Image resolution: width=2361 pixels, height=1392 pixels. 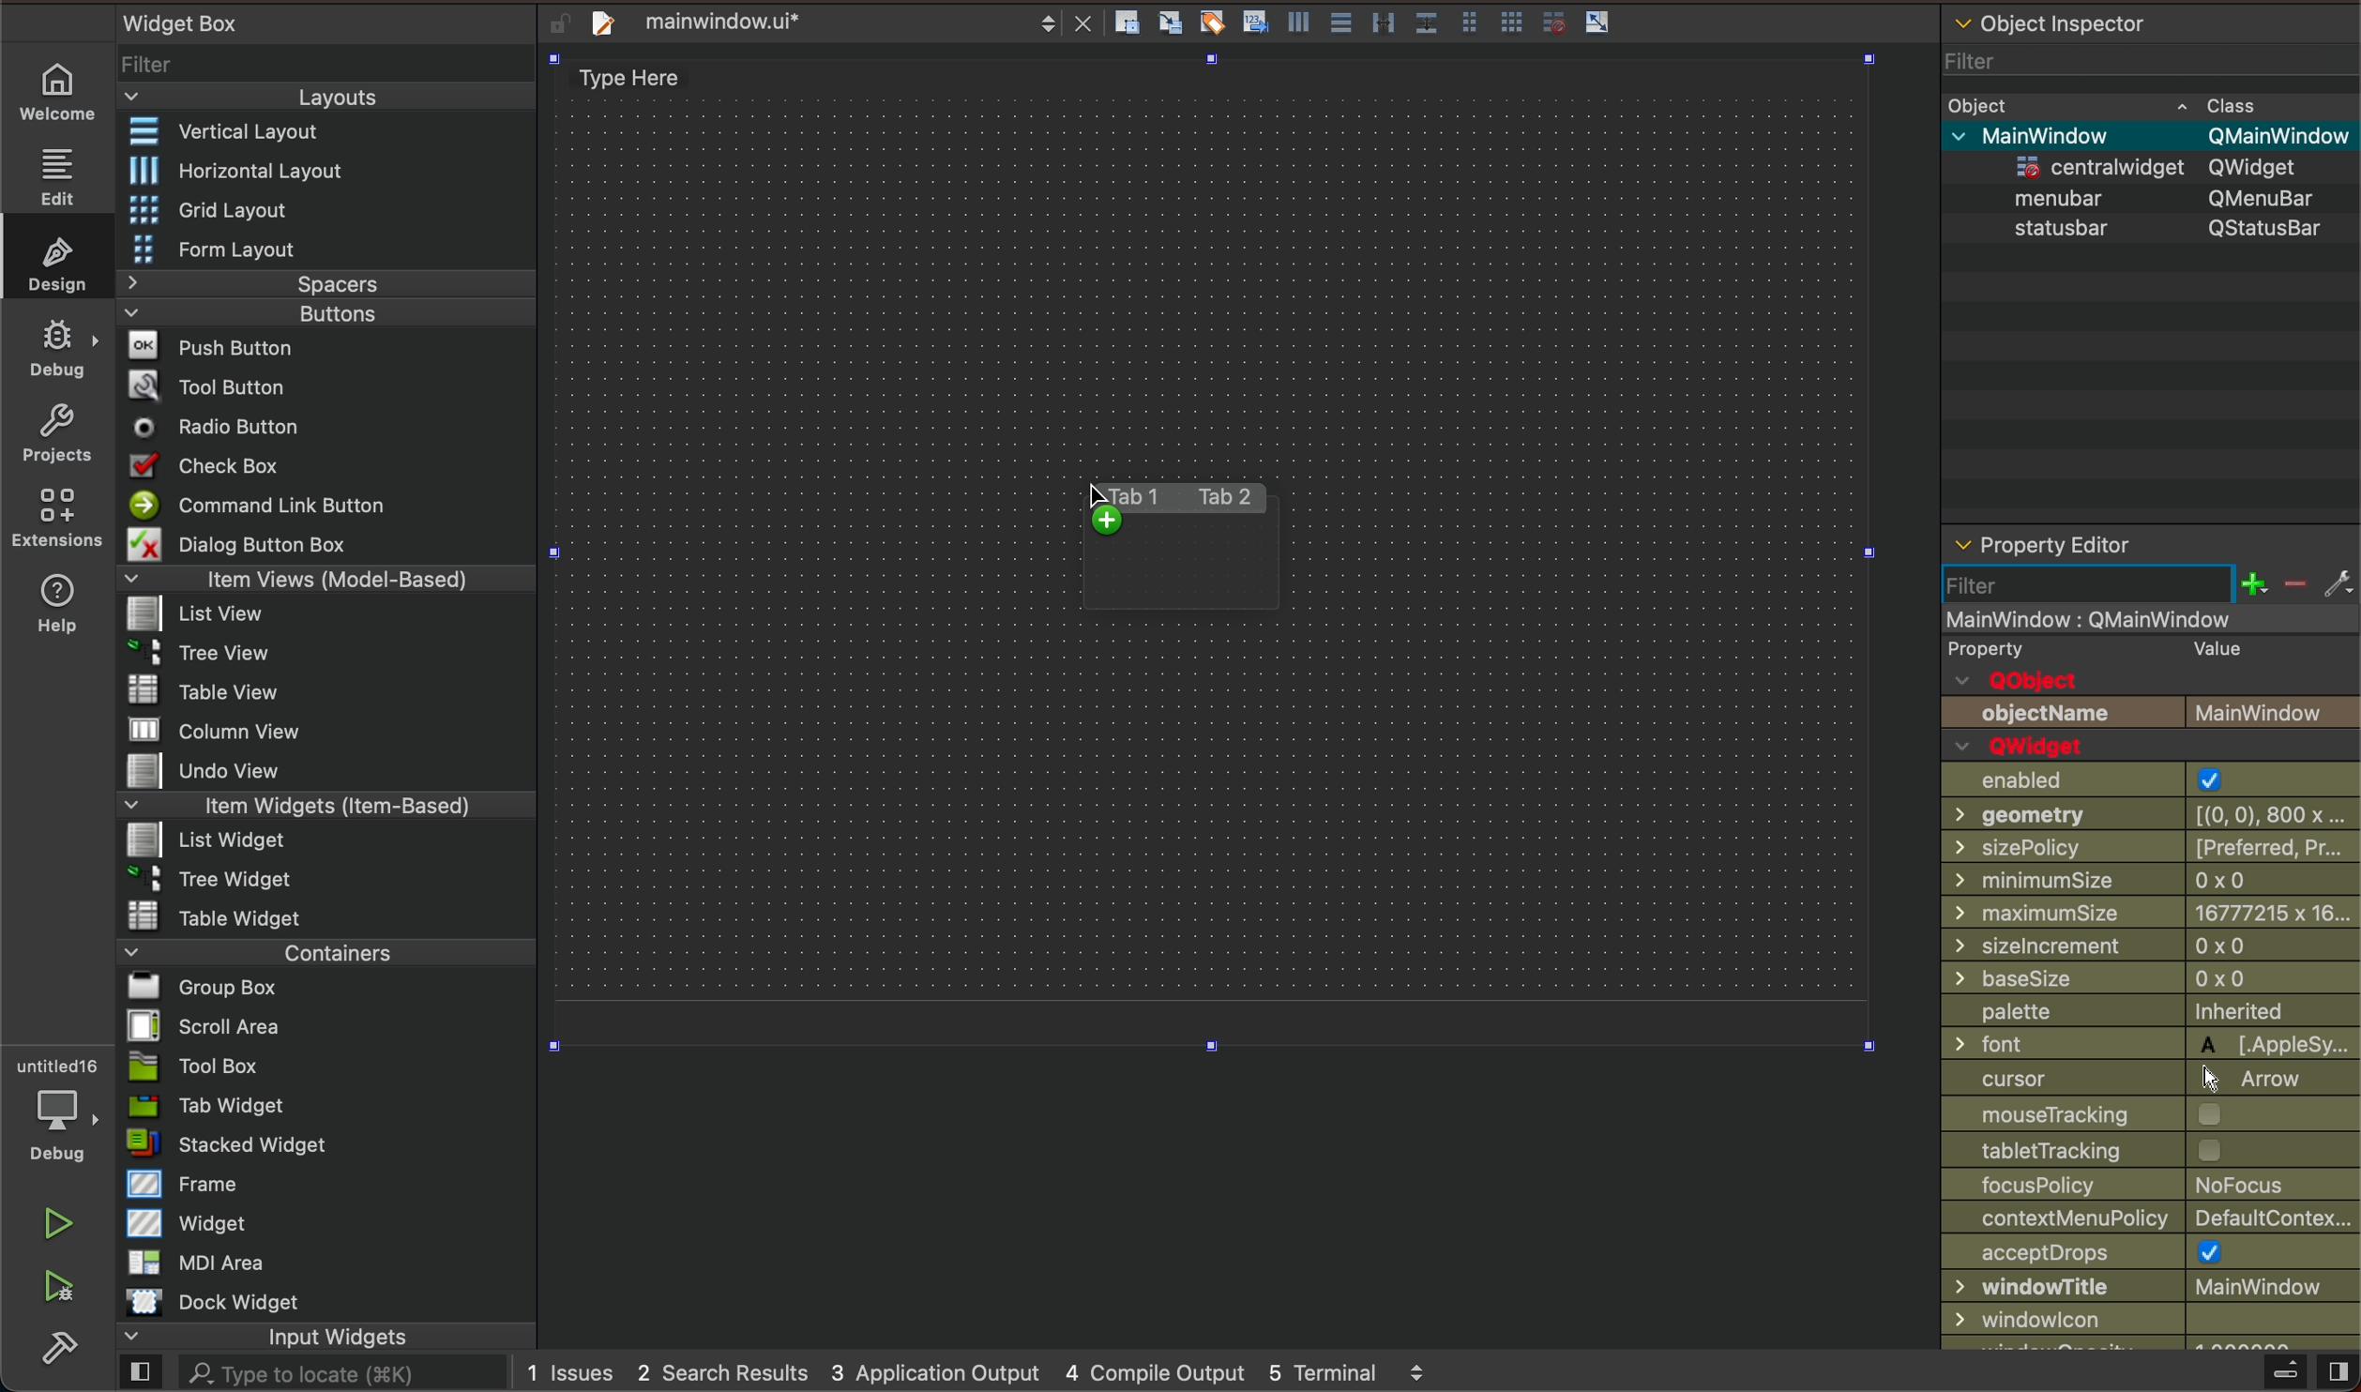 What do you see at coordinates (1135, 548) in the screenshot?
I see `drag to` at bounding box center [1135, 548].